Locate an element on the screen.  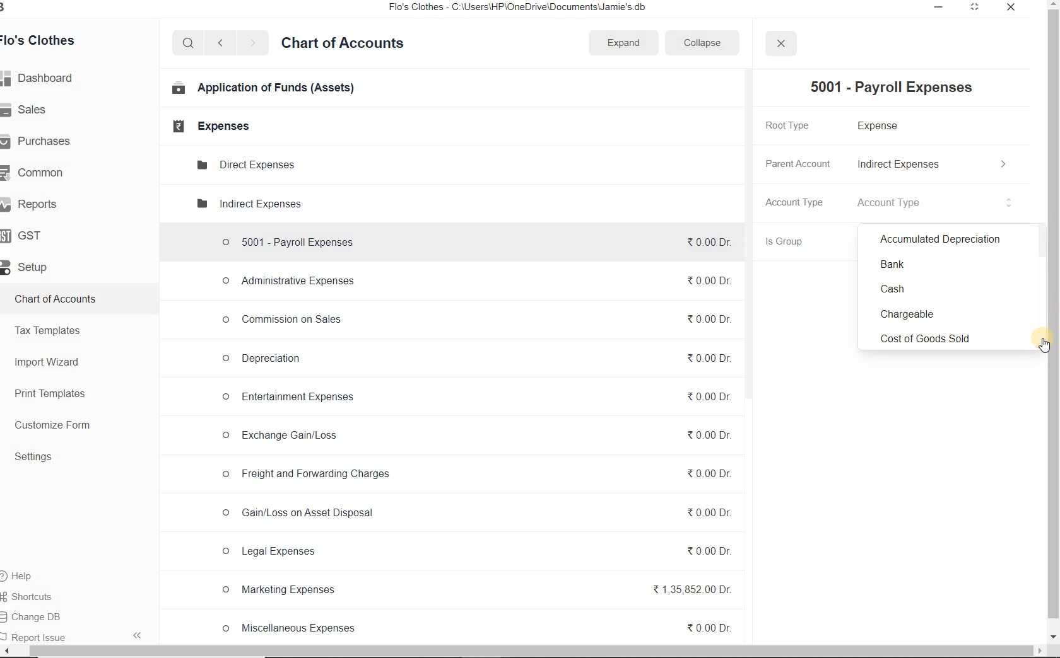
move down is located at coordinates (1054, 638).